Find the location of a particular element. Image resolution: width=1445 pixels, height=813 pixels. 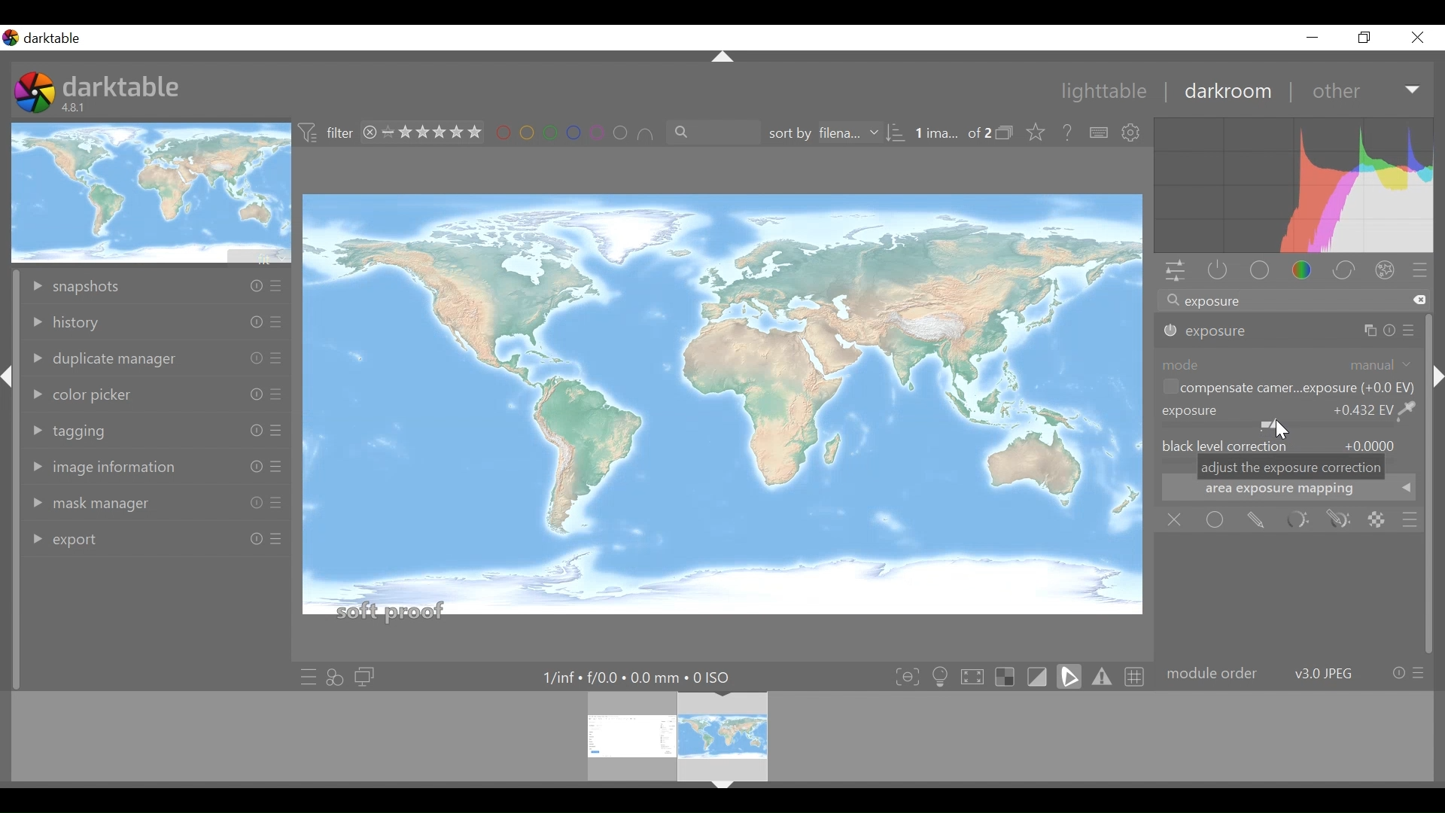

blending option is located at coordinates (1410, 520).